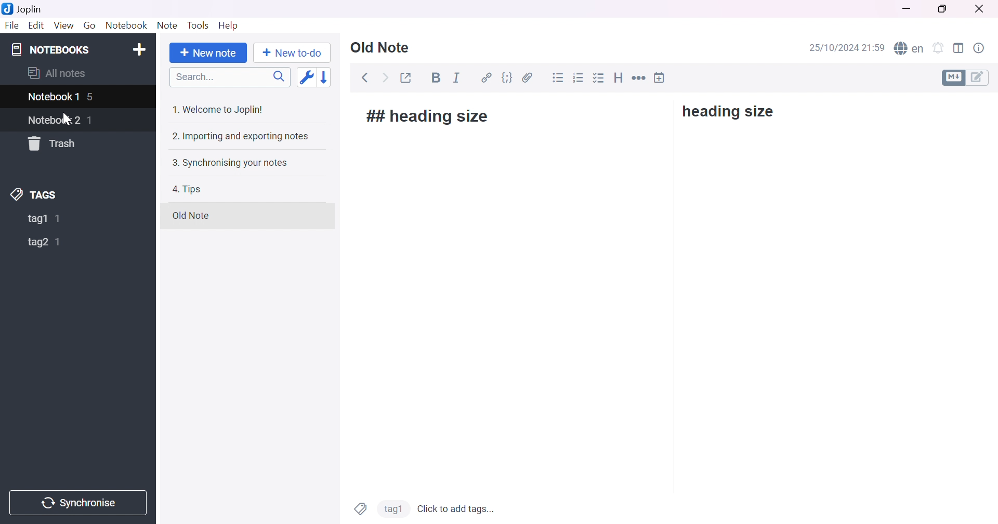 The image size is (998, 524). I want to click on Set alarm, so click(938, 47).